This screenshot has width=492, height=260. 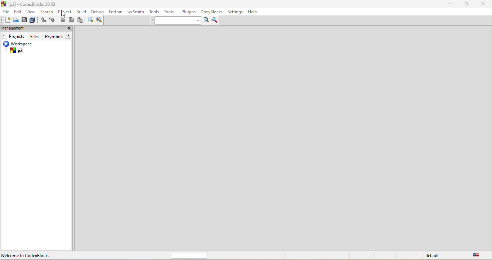 I want to click on help, so click(x=256, y=12).